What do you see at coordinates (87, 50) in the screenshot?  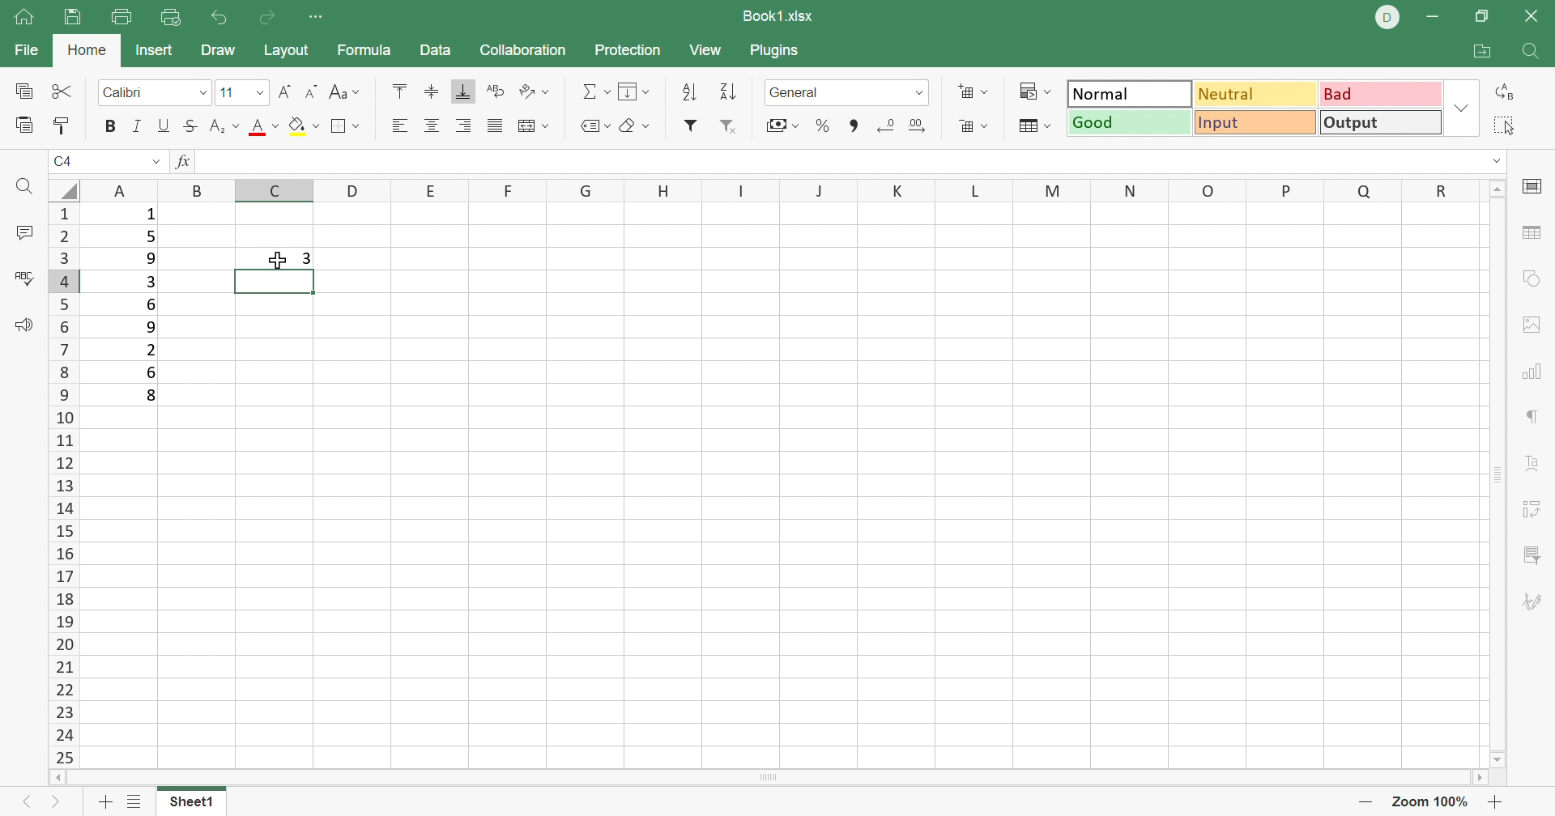 I see `Home` at bounding box center [87, 50].